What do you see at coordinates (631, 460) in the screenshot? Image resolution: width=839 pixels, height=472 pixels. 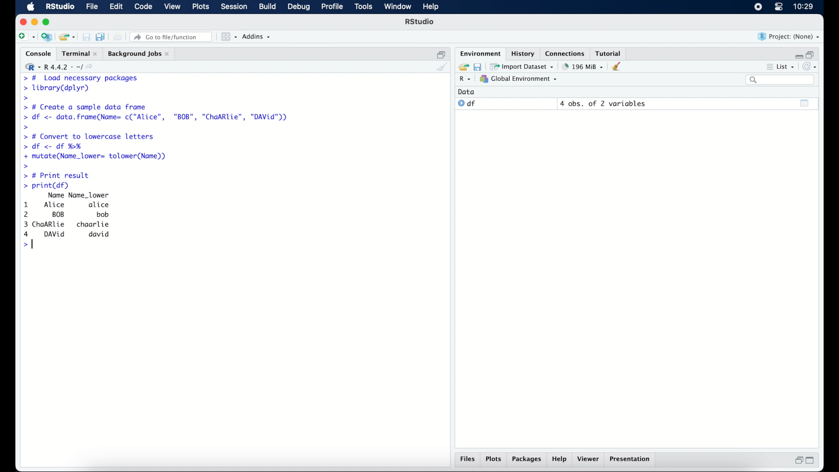 I see `presentation` at bounding box center [631, 460].